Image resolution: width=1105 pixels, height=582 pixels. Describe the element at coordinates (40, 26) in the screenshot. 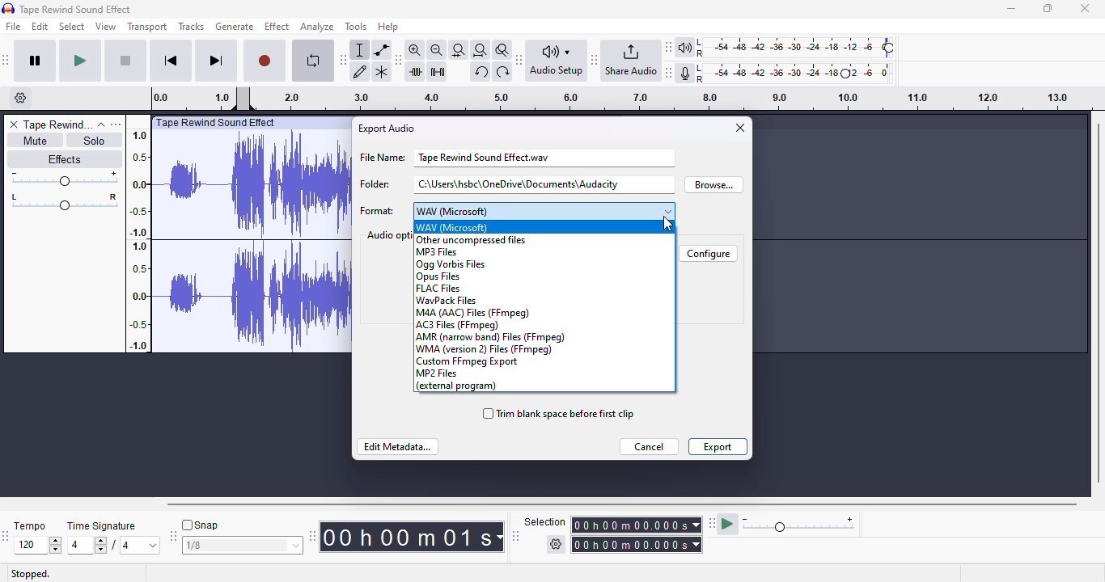

I see `edit` at that location.